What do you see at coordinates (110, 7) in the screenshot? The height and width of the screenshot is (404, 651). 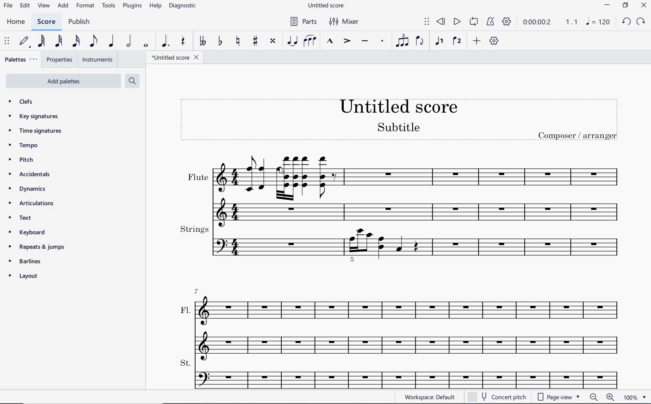 I see `tools` at bounding box center [110, 7].